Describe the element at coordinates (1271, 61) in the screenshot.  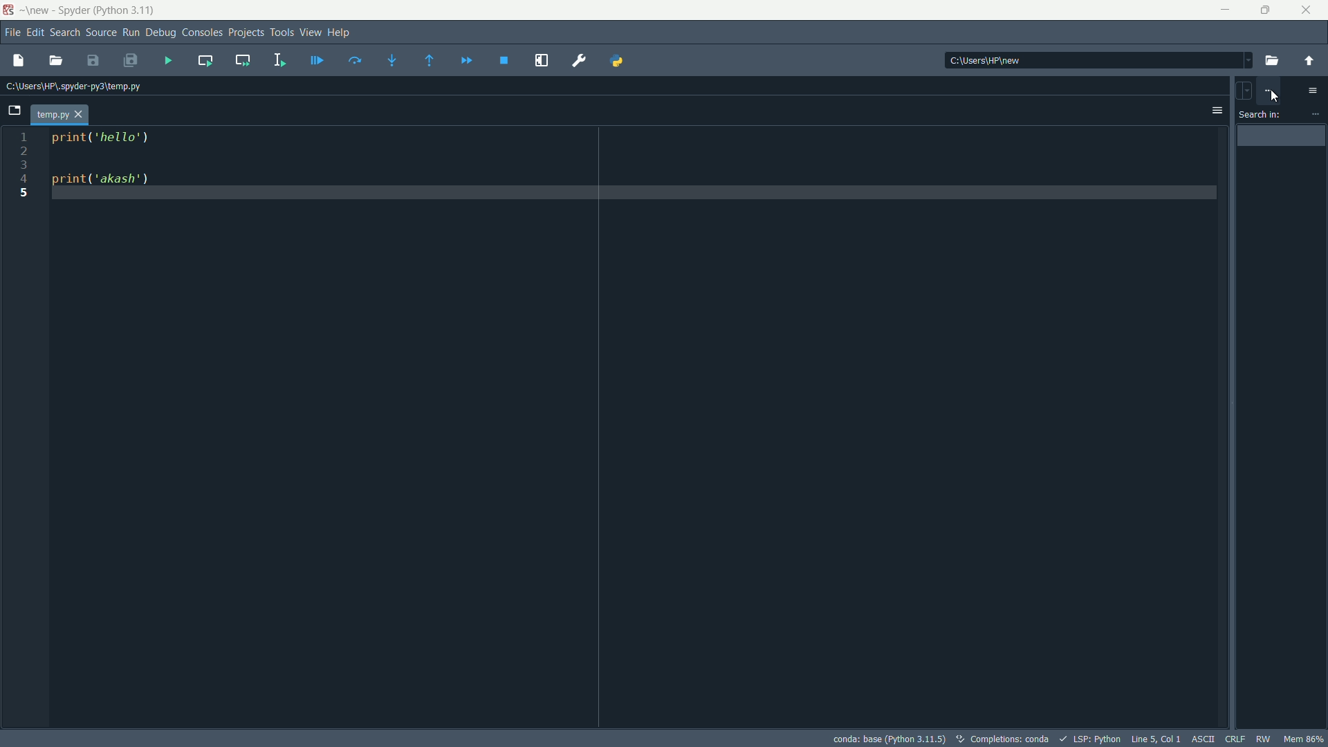
I see `browse directory` at that location.